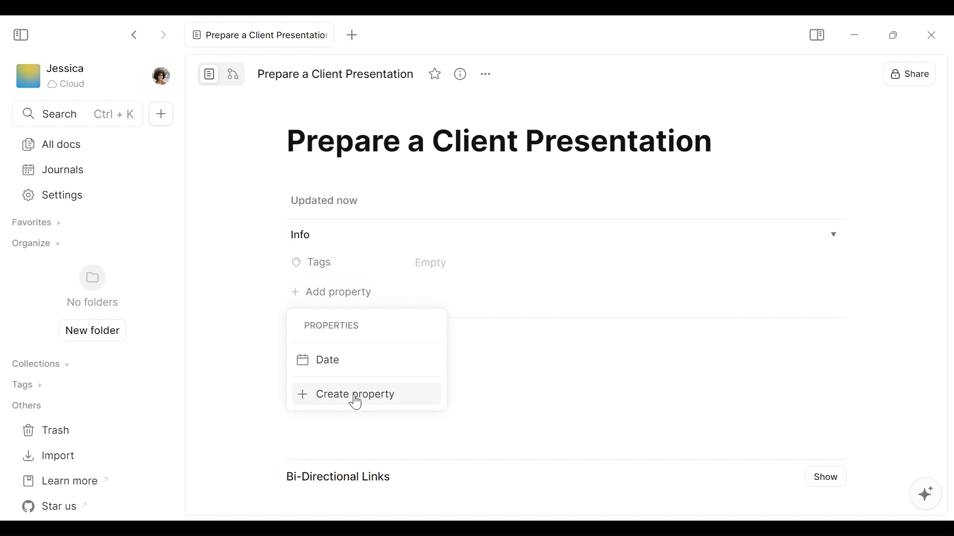 The image size is (954, 536). I want to click on Settings, so click(83, 194).